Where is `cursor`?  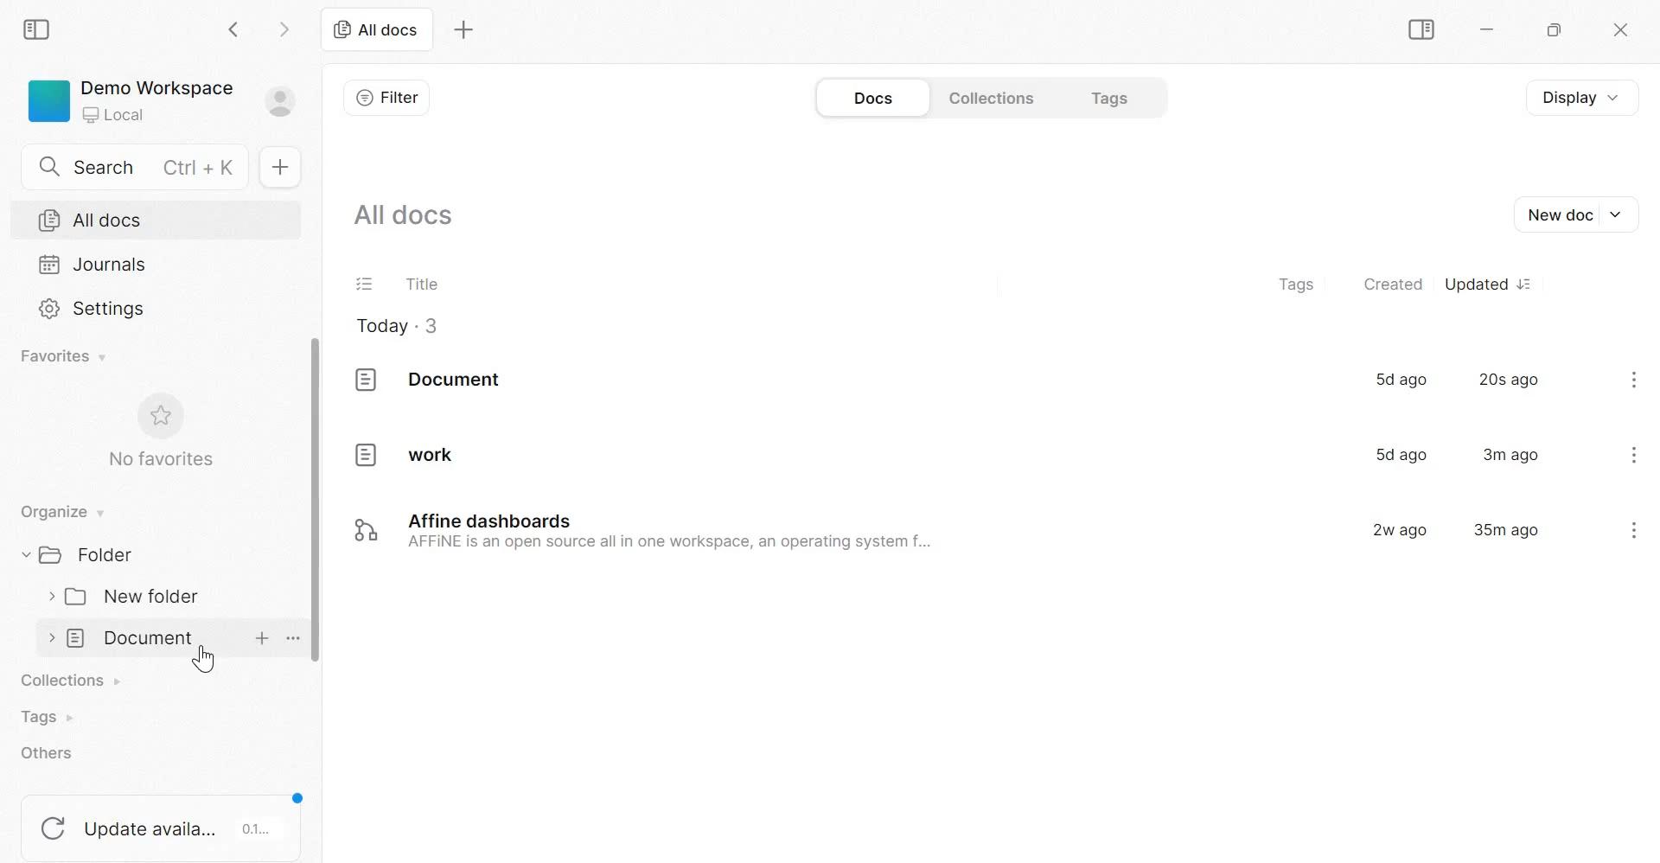
cursor is located at coordinates (205, 661).